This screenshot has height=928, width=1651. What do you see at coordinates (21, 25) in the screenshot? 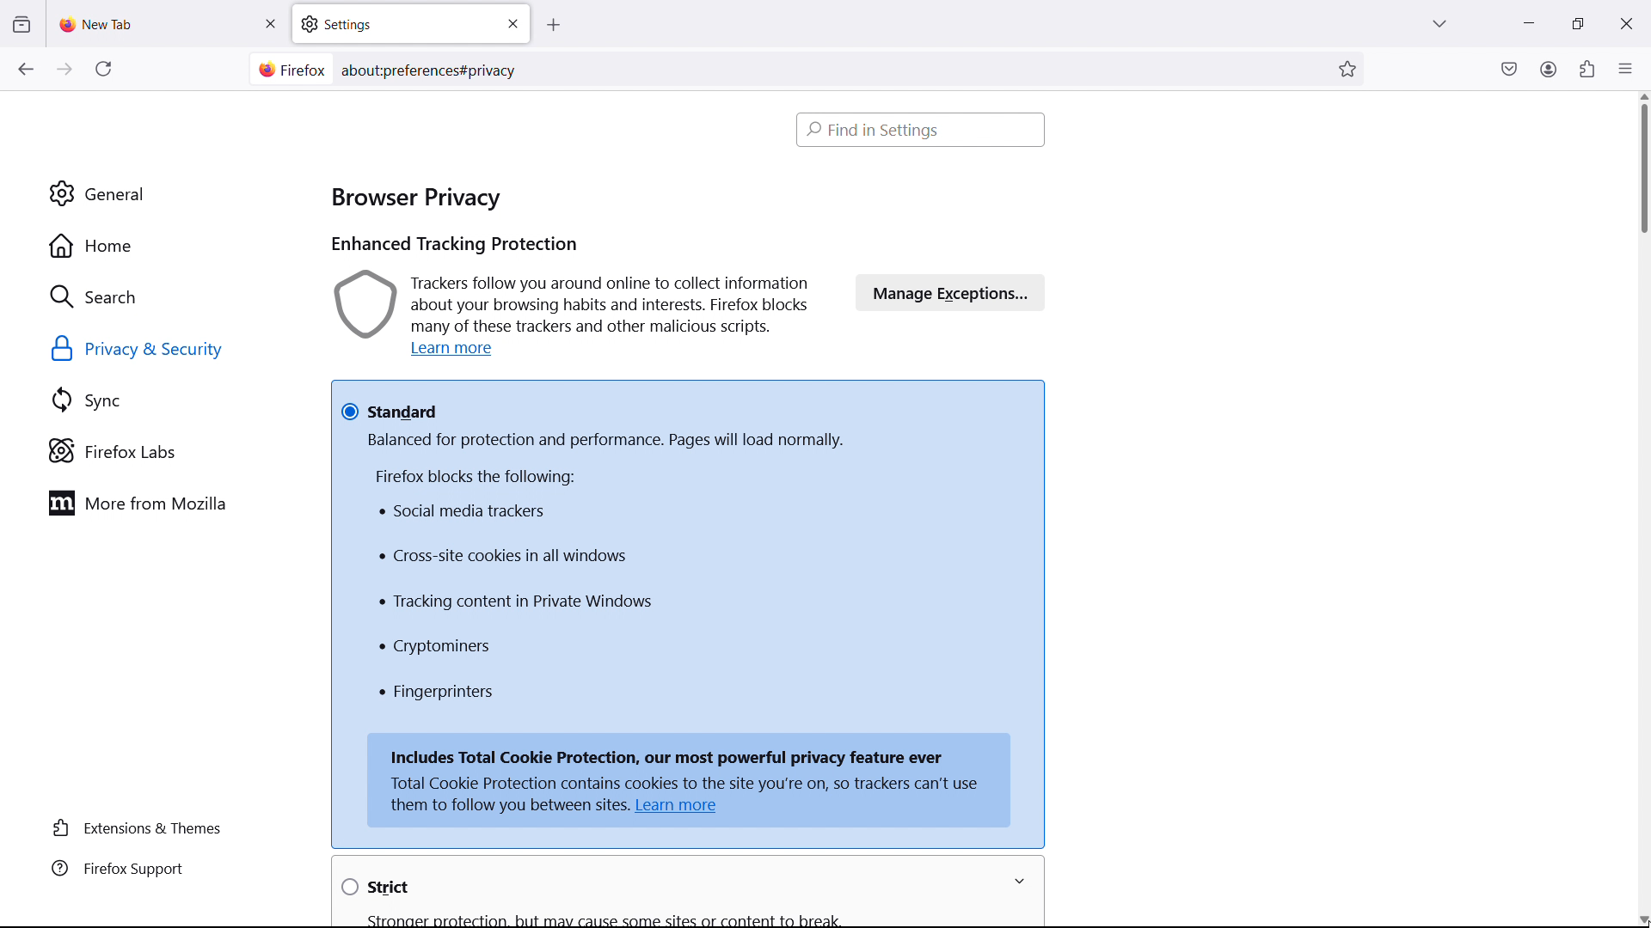
I see `view recent browsing across windows and devices` at bounding box center [21, 25].